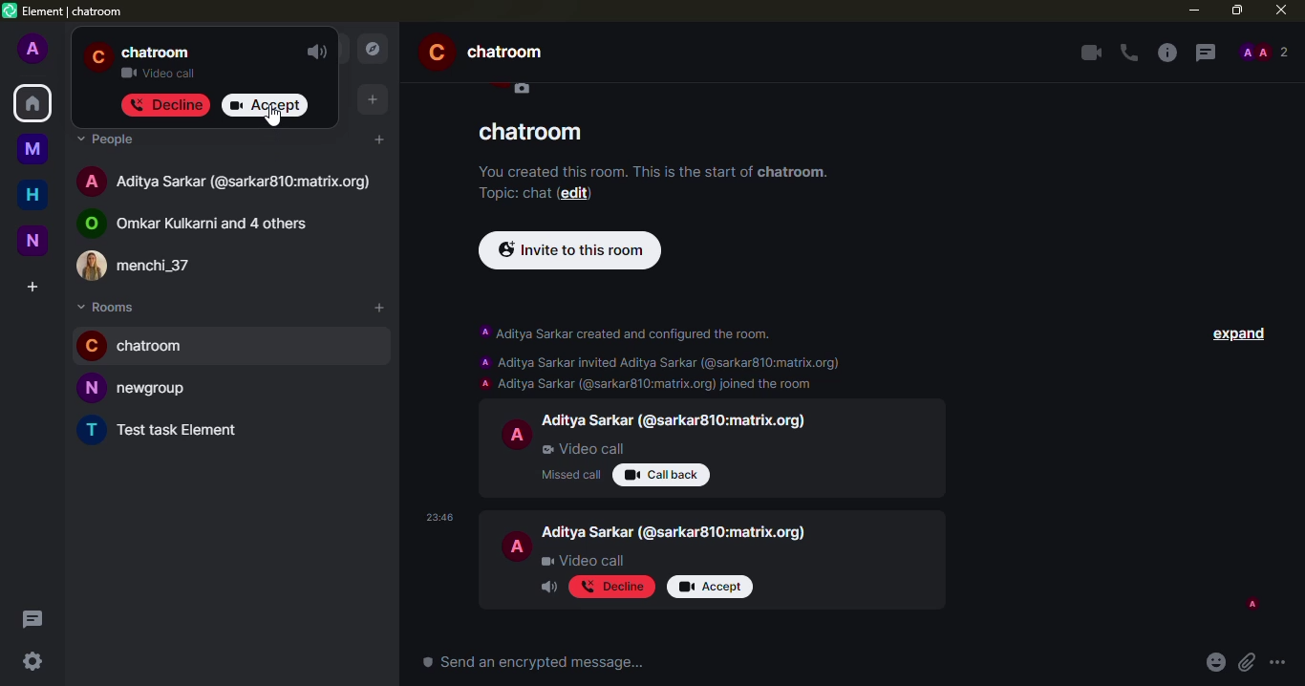 The image size is (1305, 686). Describe the element at coordinates (162, 72) in the screenshot. I see `video call` at that location.